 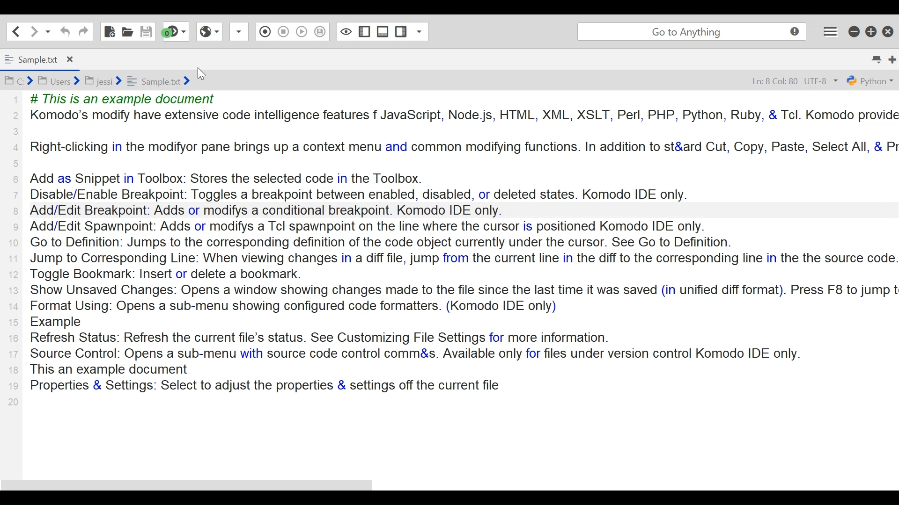 What do you see at coordinates (17, 80) in the screenshot?
I see `C Folder` at bounding box center [17, 80].